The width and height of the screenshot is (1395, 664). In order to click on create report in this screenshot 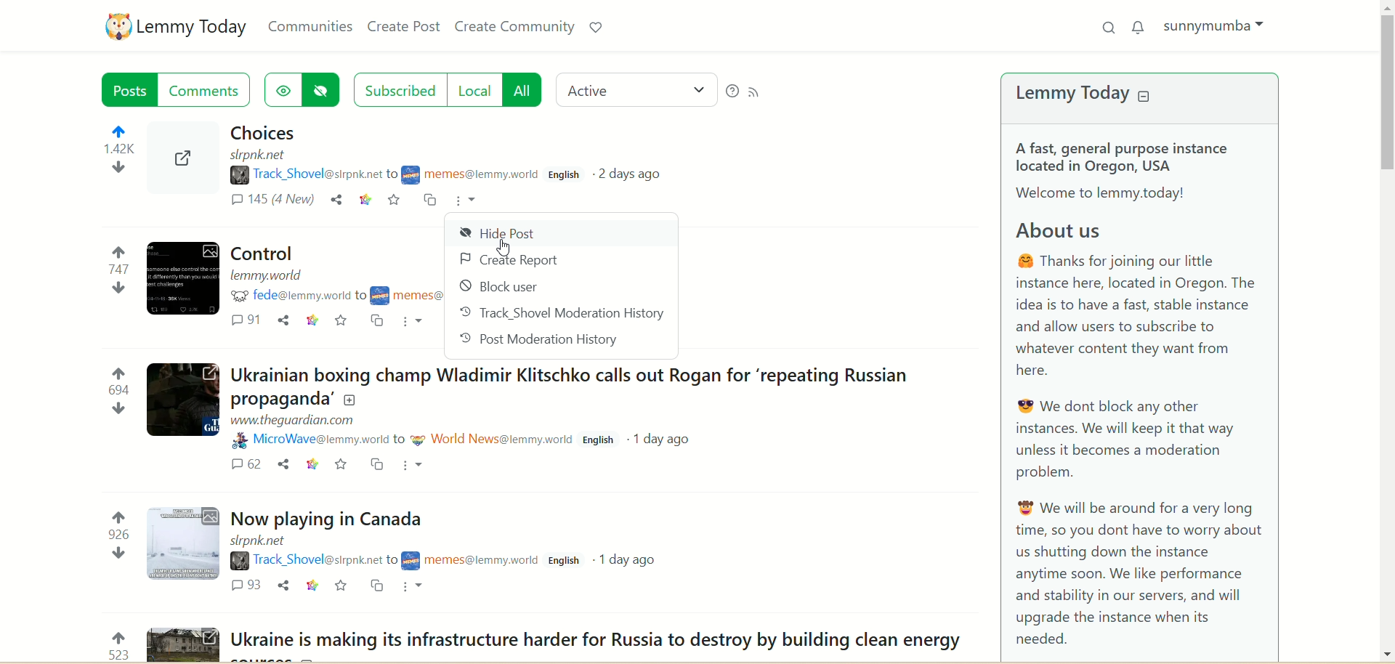, I will do `click(507, 259)`.